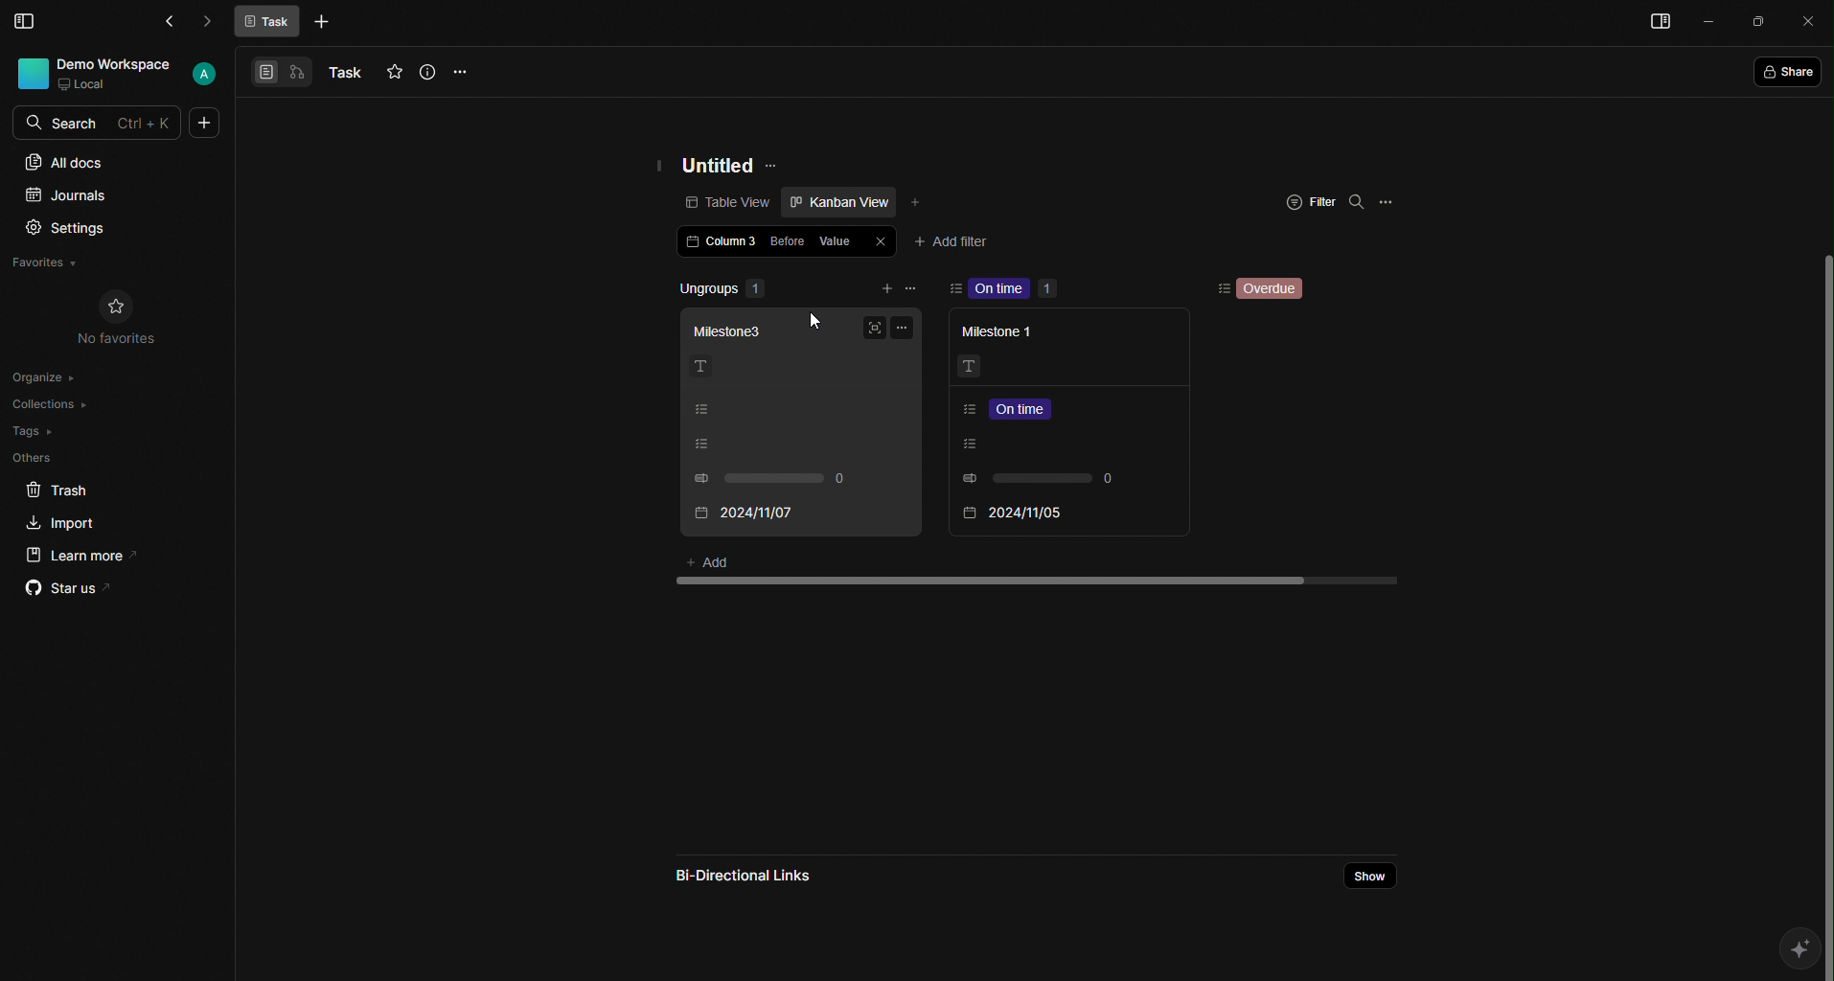 Image resolution: width=1834 pixels, height=981 pixels. I want to click on Close, so click(1811, 19).